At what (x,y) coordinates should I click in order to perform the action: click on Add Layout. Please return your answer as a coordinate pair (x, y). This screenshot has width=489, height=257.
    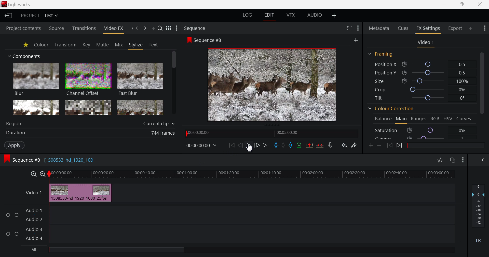
    Looking at the image, I should click on (334, 16).